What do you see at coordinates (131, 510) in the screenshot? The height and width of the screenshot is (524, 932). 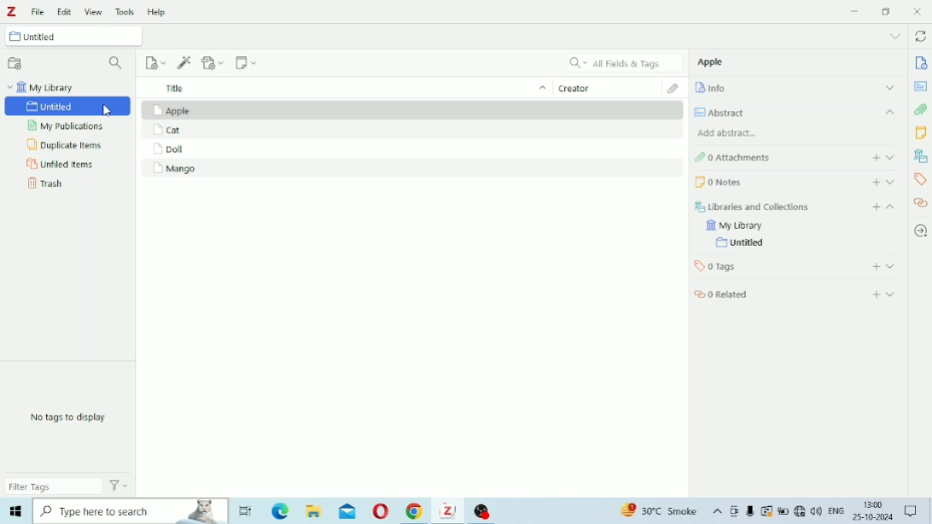 I see `` at bounding box center [131, 510].